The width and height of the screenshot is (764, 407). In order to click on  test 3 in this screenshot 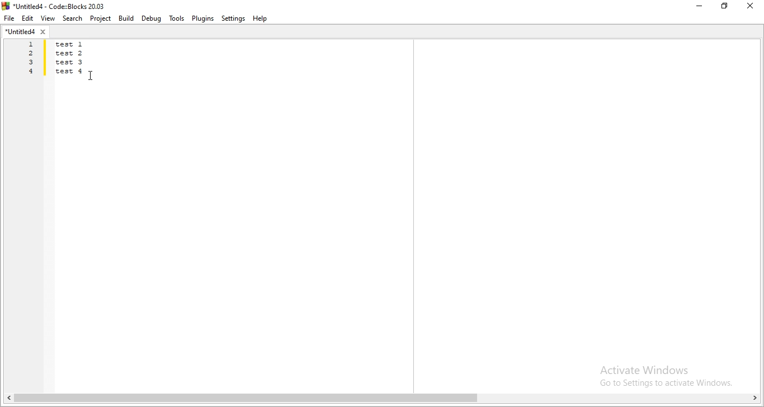, I will do `click(71, 63)`.